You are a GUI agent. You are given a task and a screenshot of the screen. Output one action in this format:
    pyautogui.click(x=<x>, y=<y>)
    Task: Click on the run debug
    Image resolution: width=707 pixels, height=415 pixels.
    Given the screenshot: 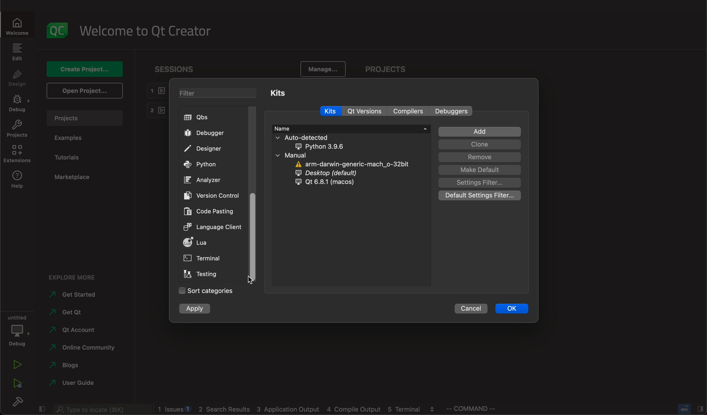 What is the action you would take?
    pyautogui.click(x=16, y=385)
    